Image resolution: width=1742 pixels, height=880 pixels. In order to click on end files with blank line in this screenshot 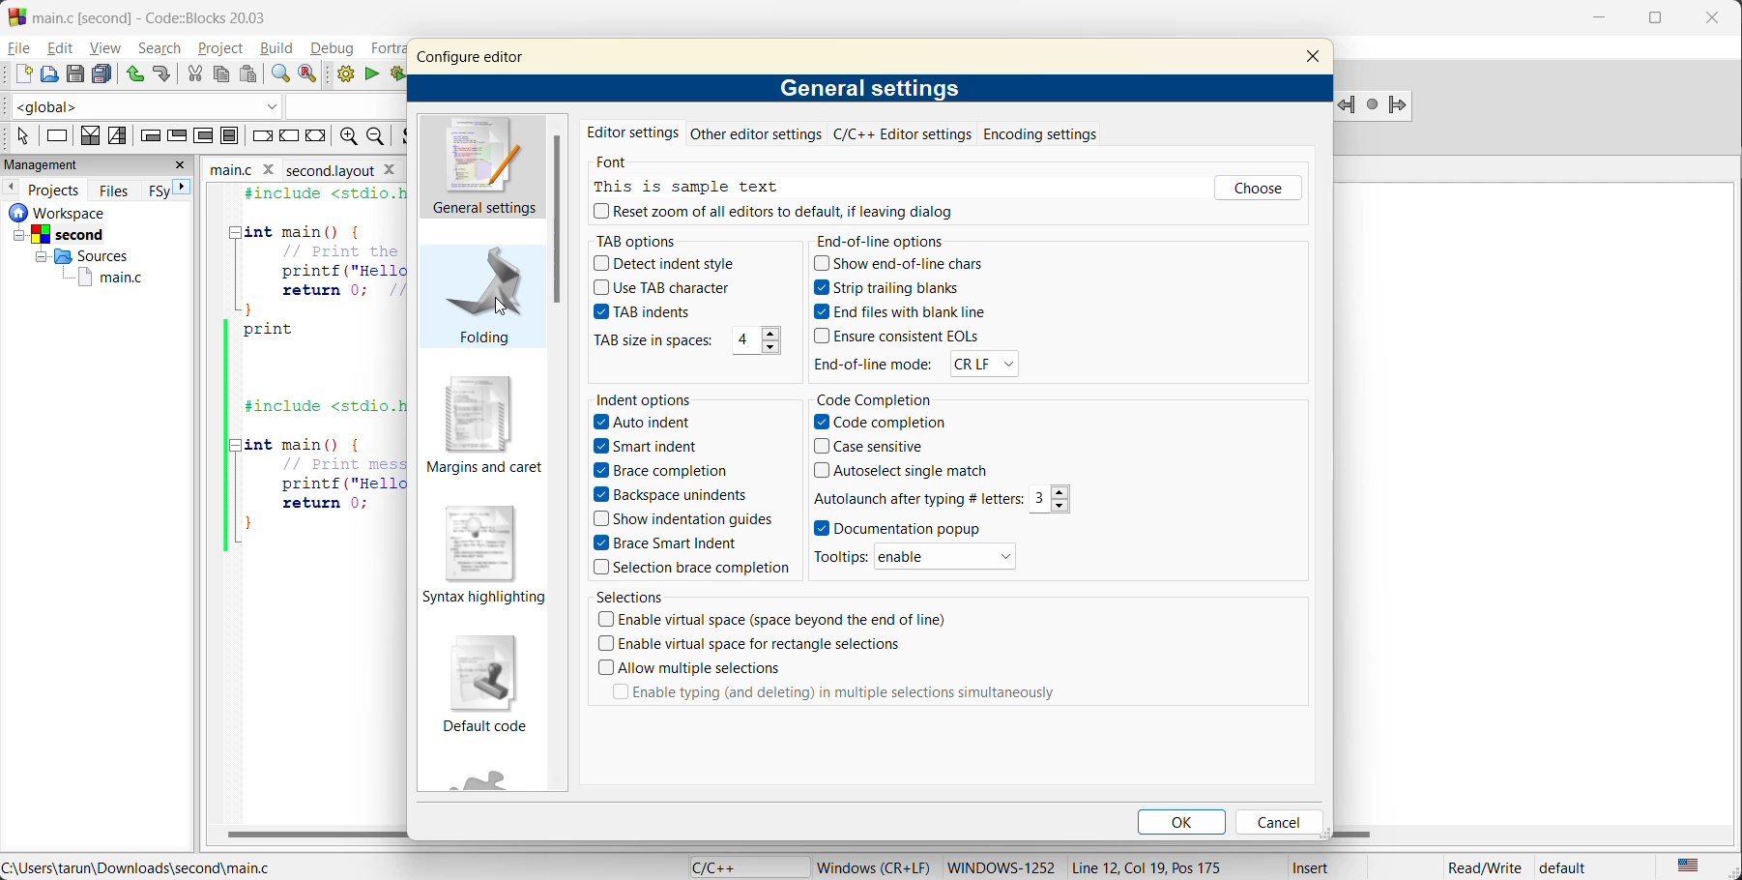, I will do `click(908, 310)`.